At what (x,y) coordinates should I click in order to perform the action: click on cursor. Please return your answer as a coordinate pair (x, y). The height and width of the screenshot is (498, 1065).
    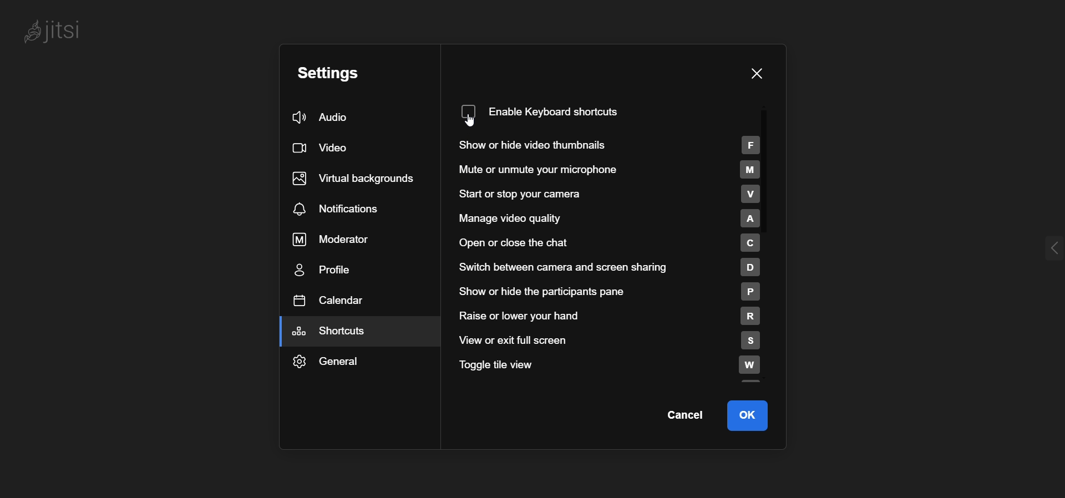
    Looking at the image, I should click on (476, 125).